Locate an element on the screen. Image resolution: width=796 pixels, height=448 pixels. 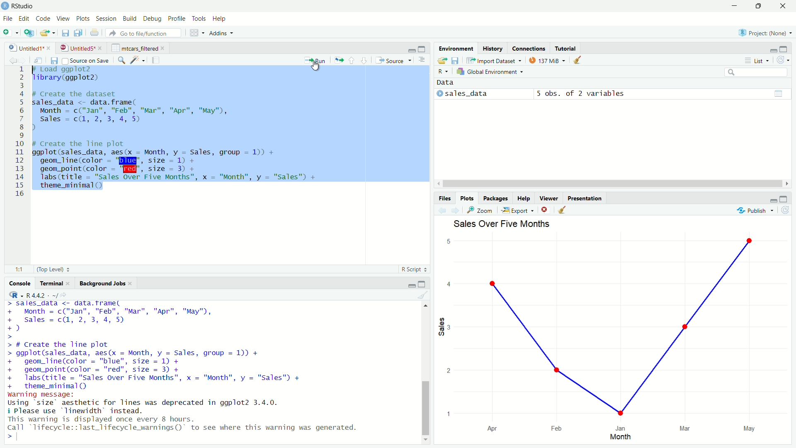
RStudio is located at coordinates (24, 6).